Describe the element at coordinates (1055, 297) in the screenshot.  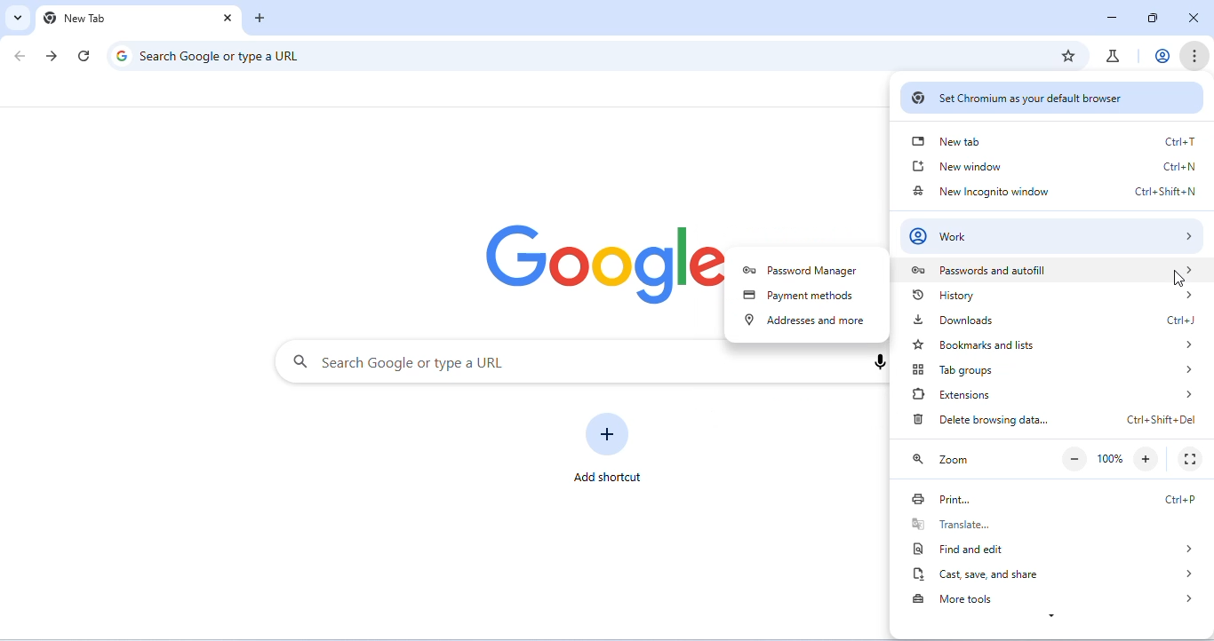
I see `history` at that location.